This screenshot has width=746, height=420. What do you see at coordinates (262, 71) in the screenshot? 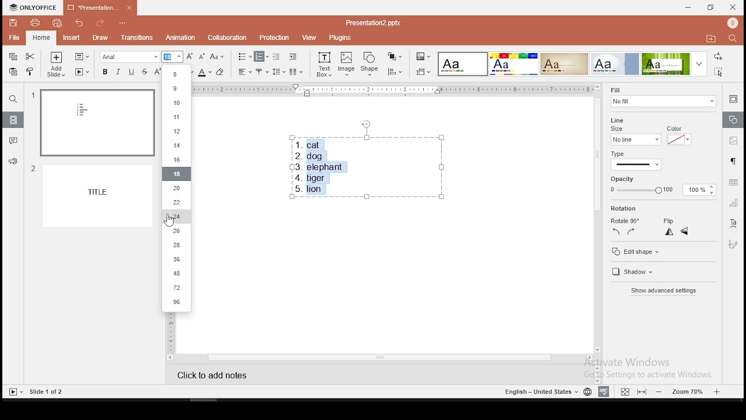
I see `vertical alignment` at bounding box center [262, 71].